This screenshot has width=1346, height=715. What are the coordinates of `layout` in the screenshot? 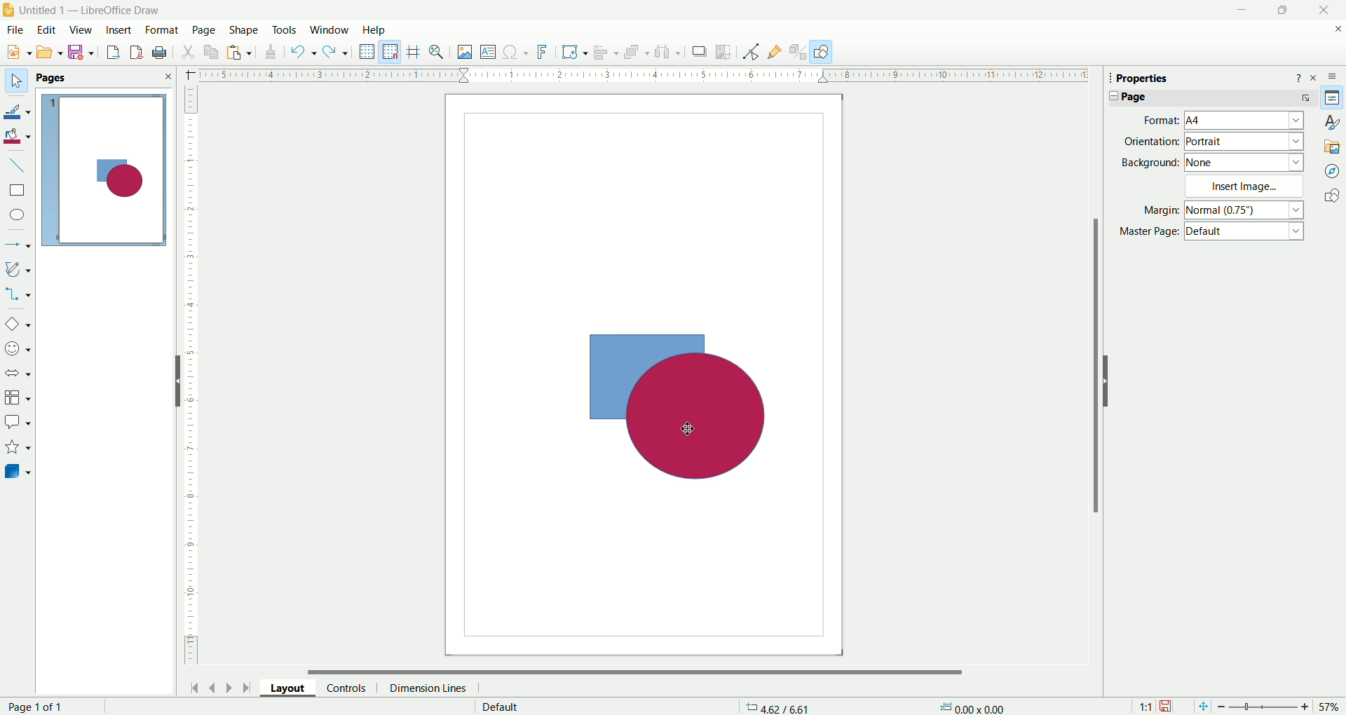 It's located at (283, 687).